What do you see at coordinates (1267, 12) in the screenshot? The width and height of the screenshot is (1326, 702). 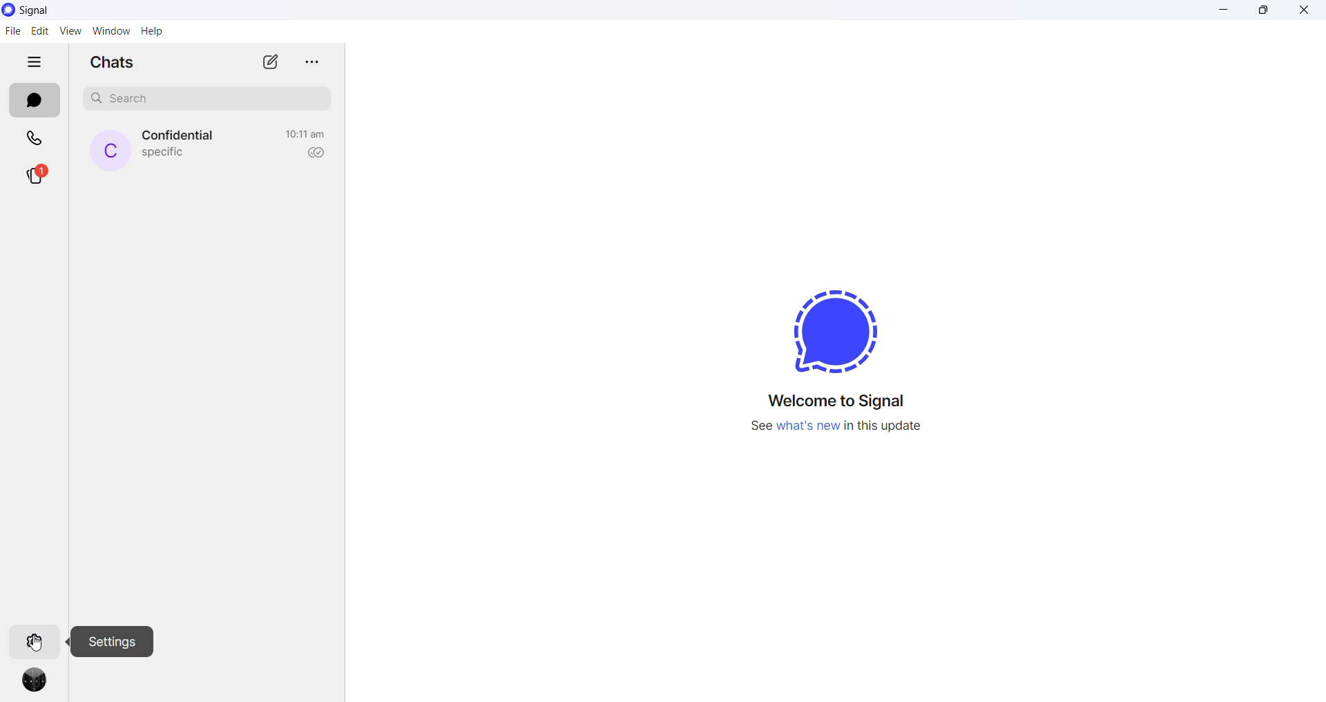 I see `maximize` at bounding box center [1267, 12].